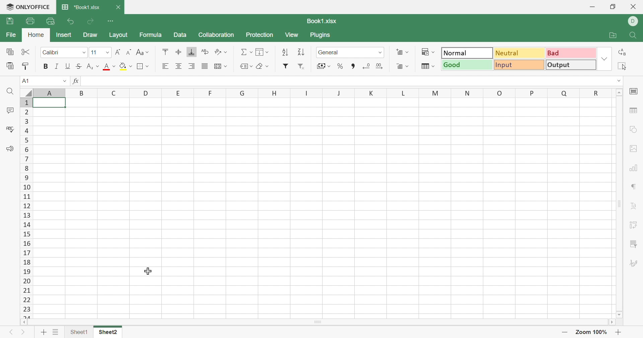 The image size is (643, 338). Describe the element at coordinates (245, 52) in the screenshot. I see `Summation` at that location.